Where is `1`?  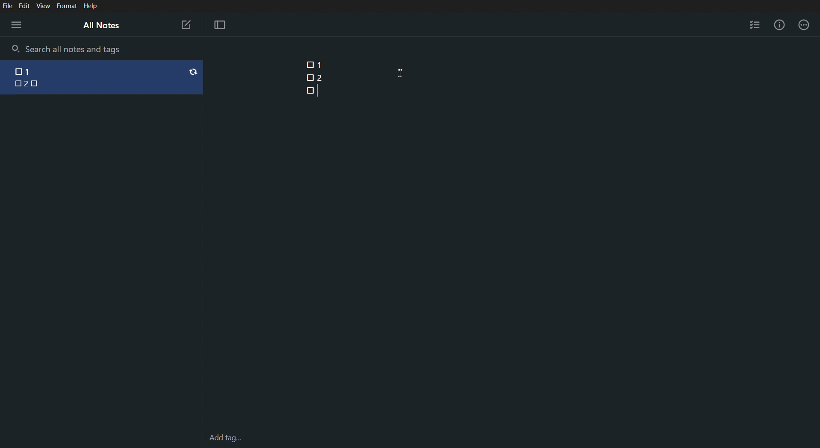
1 is located at coordinates (37, 71).